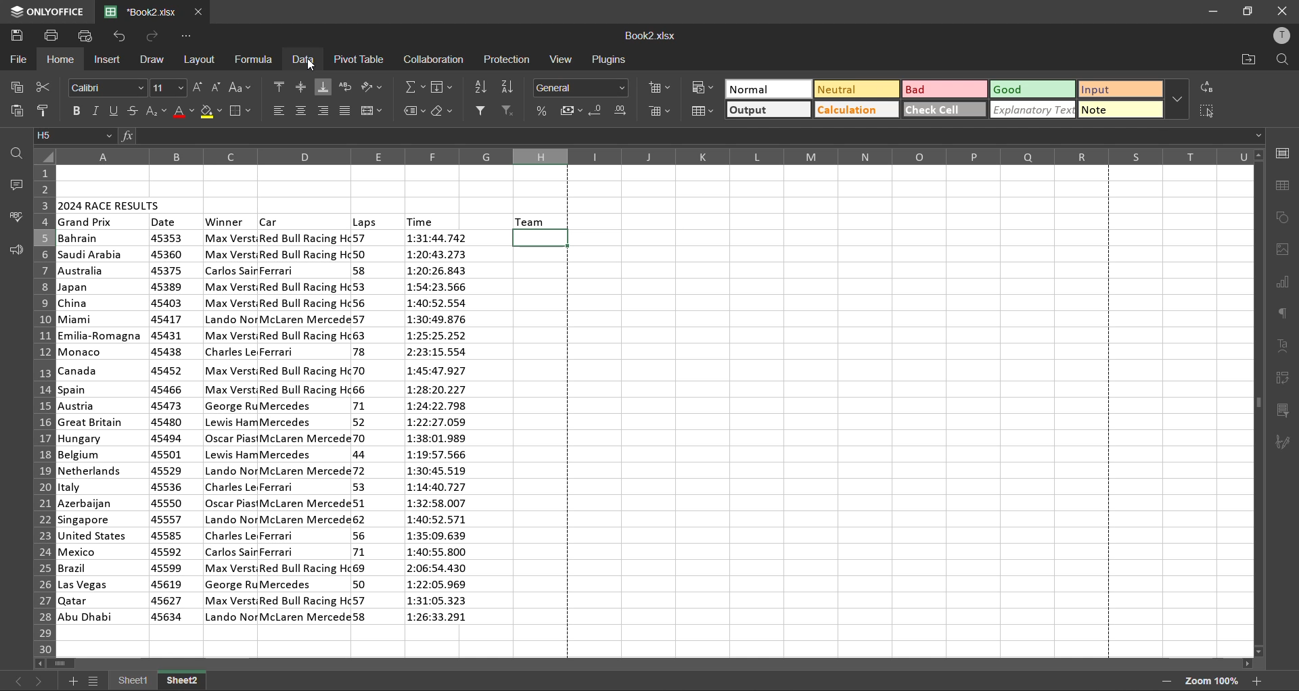  Describe the element at coordinates (300, 87) in the screenshot. I see `align middle` at that location.